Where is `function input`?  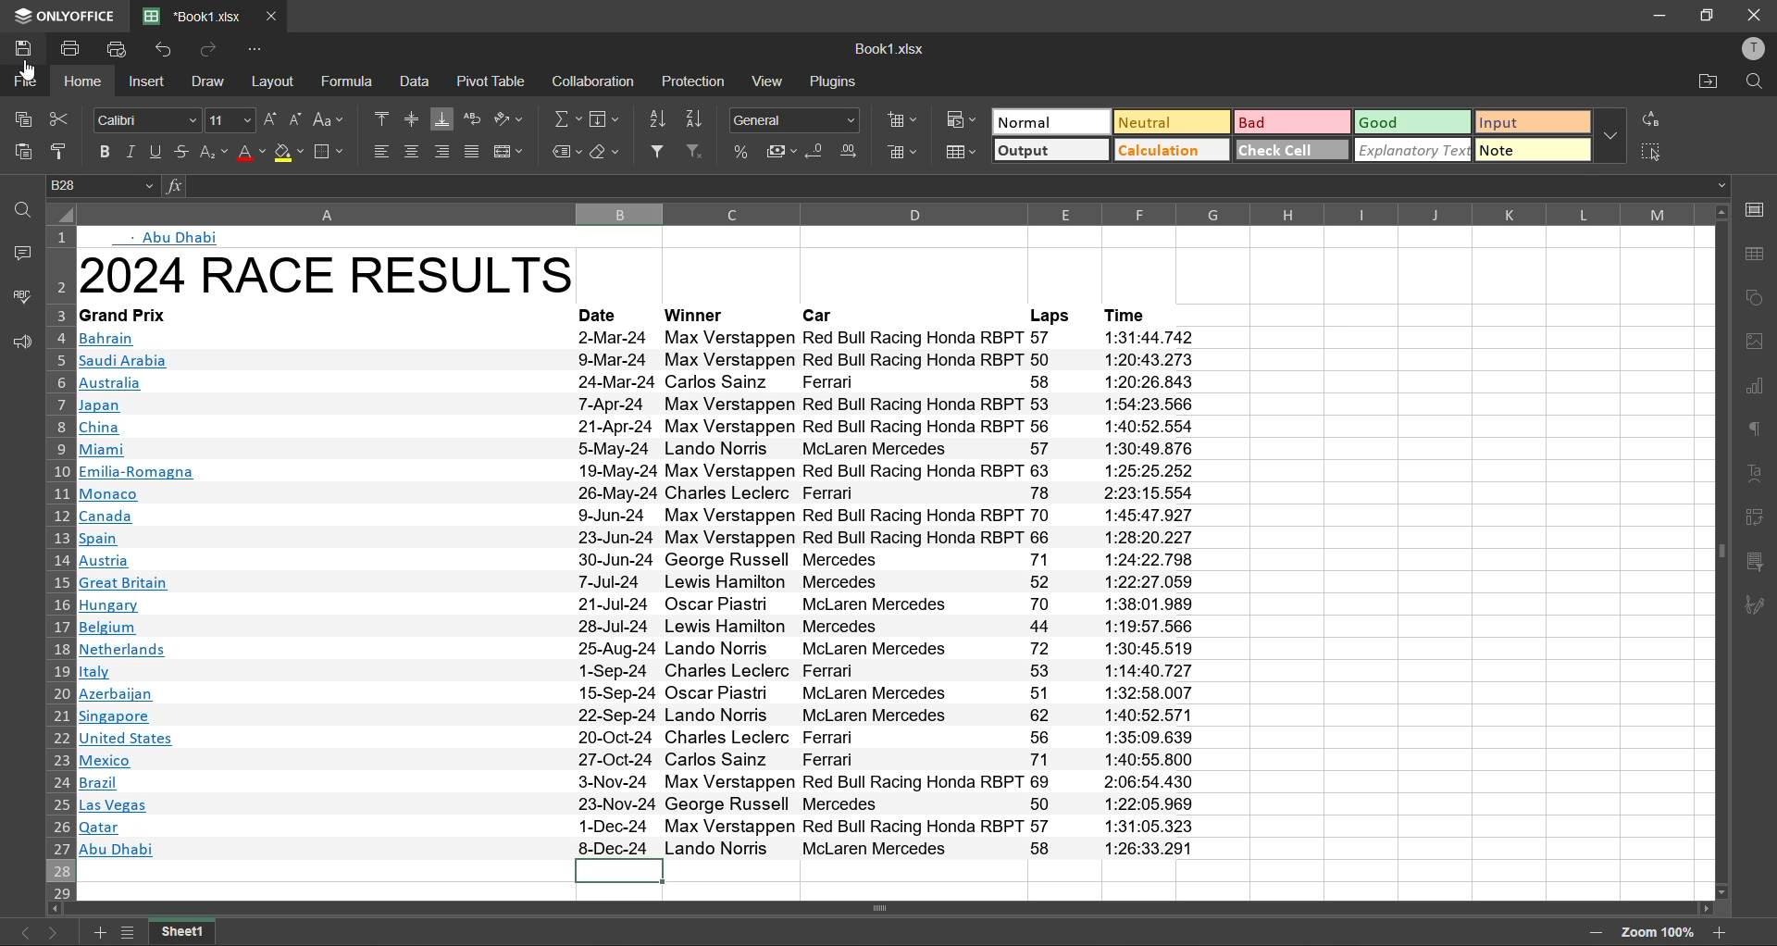 function input is located at coordinates (178, 189).